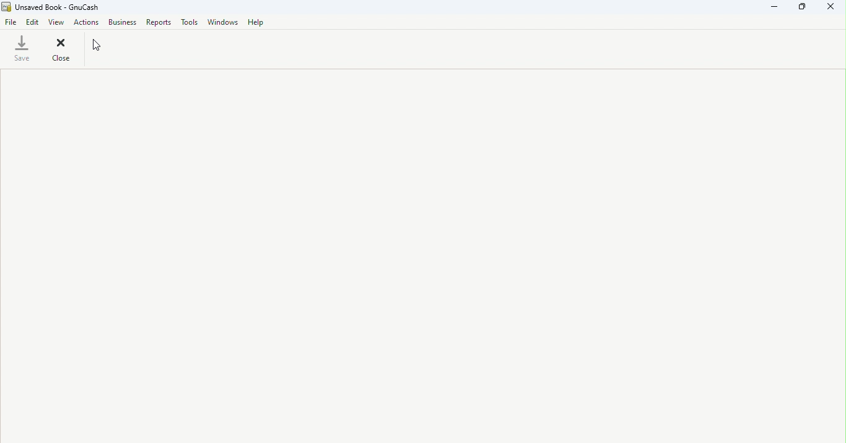 The width and height of the screenshot is (846, 443). I want to click on Business, so click(124, 23).